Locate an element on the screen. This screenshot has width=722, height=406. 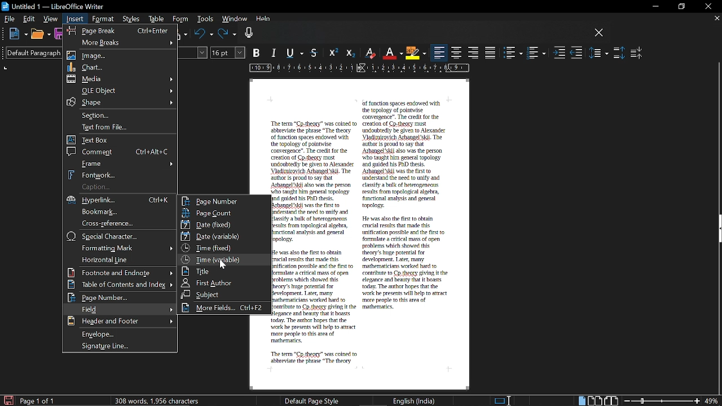
BOld is located at coordinates (258, 52).